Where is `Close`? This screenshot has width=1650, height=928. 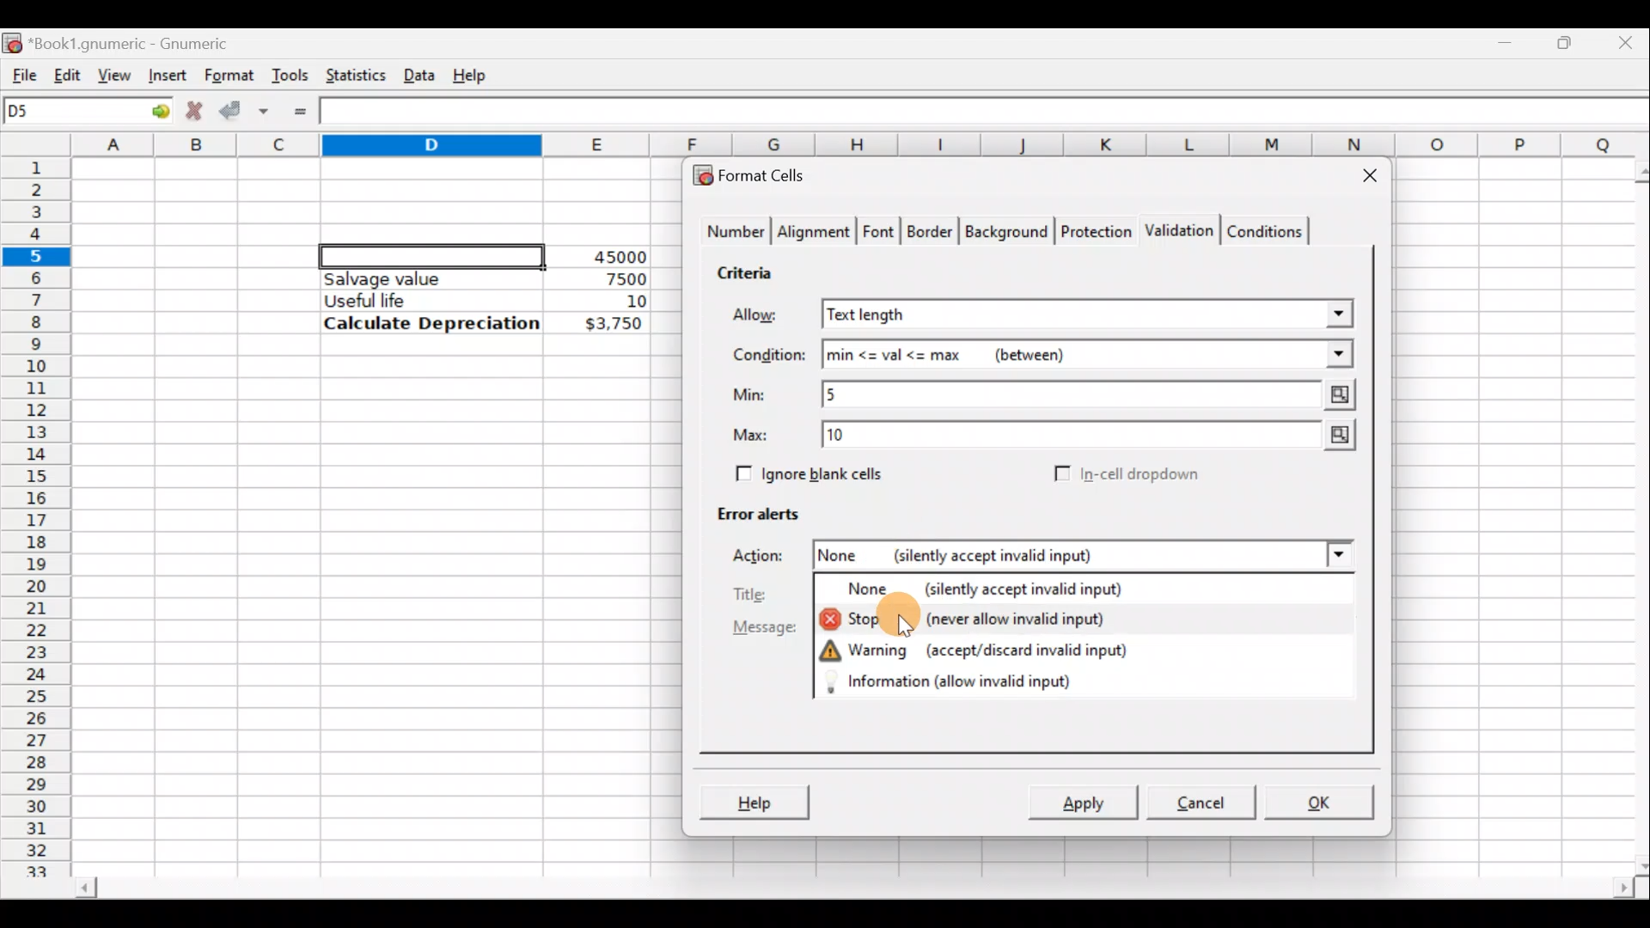
Close is located at coordinates (1629, 41).